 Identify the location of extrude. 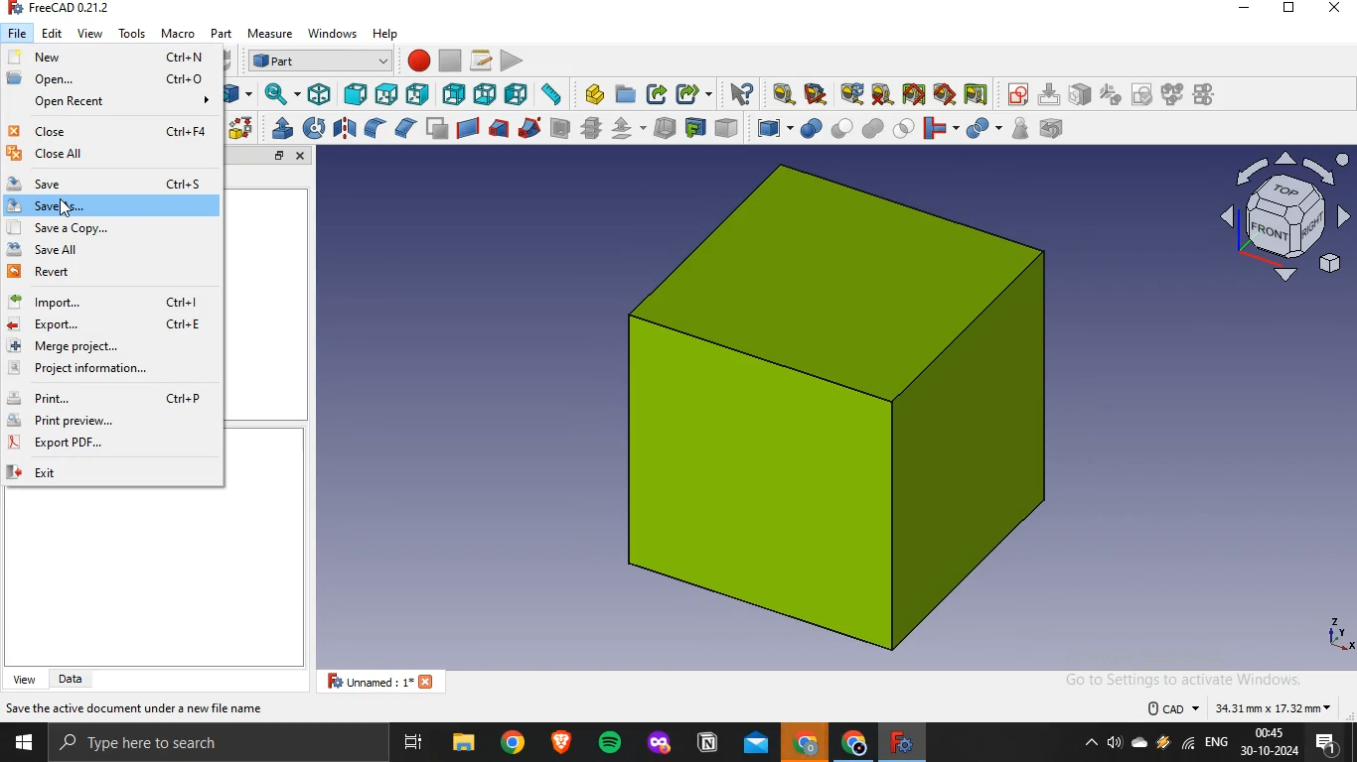
(282, 128).